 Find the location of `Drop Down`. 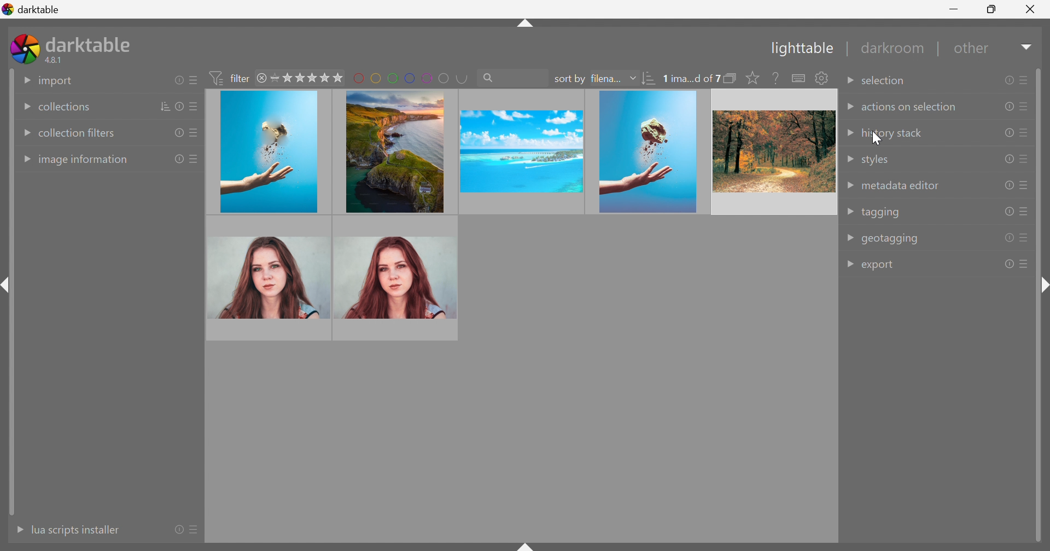

Drop Down is located at coordinates (25, 133).